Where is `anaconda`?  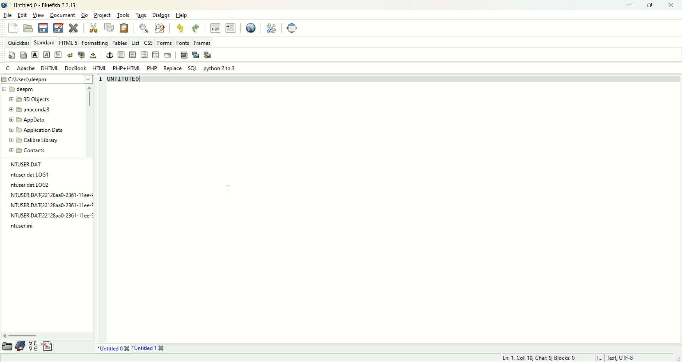 anaconda is located at coordinates (28, 110).